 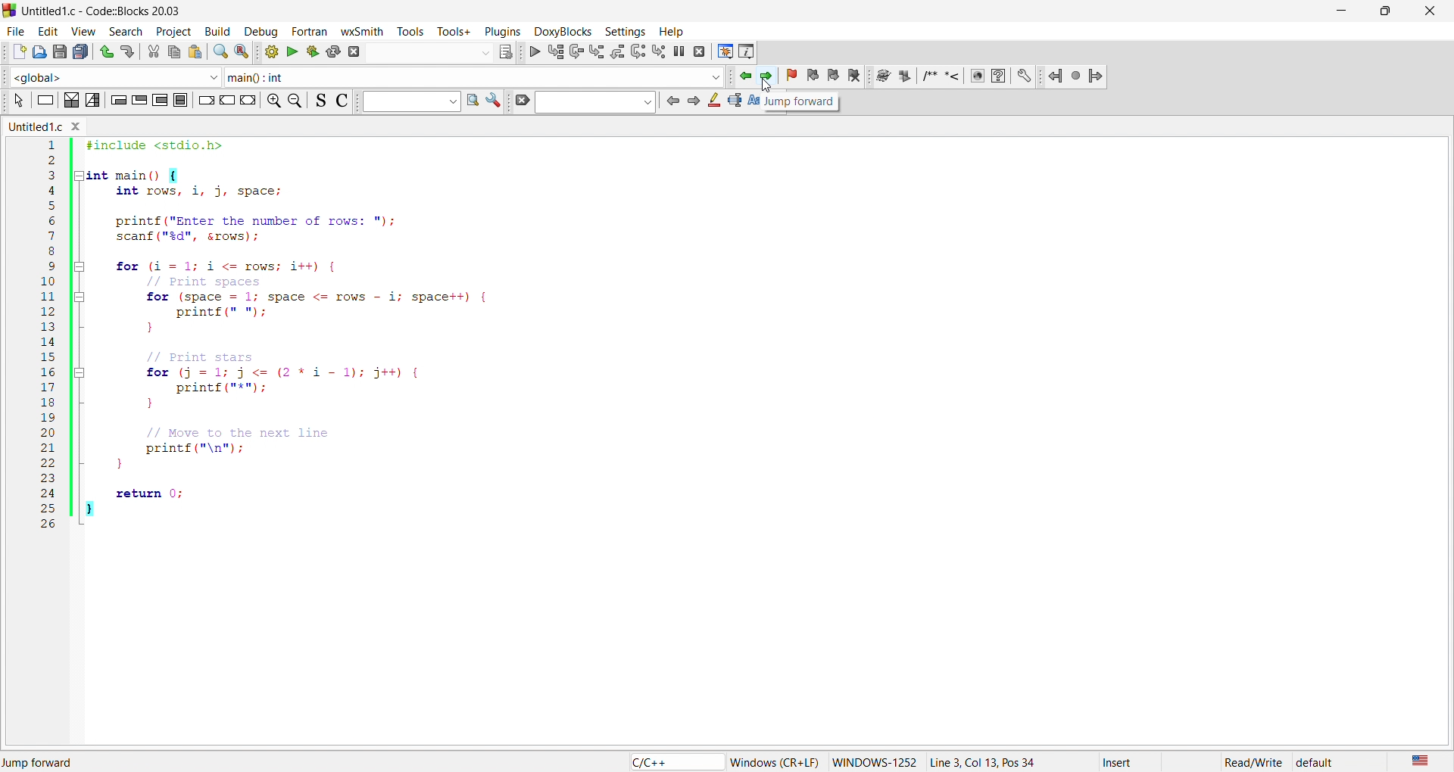 What do you see at coordinates (778, 760) in the screenshot?
I see `‘Windows (CR+LF) ` at bounding box center [778, 760].